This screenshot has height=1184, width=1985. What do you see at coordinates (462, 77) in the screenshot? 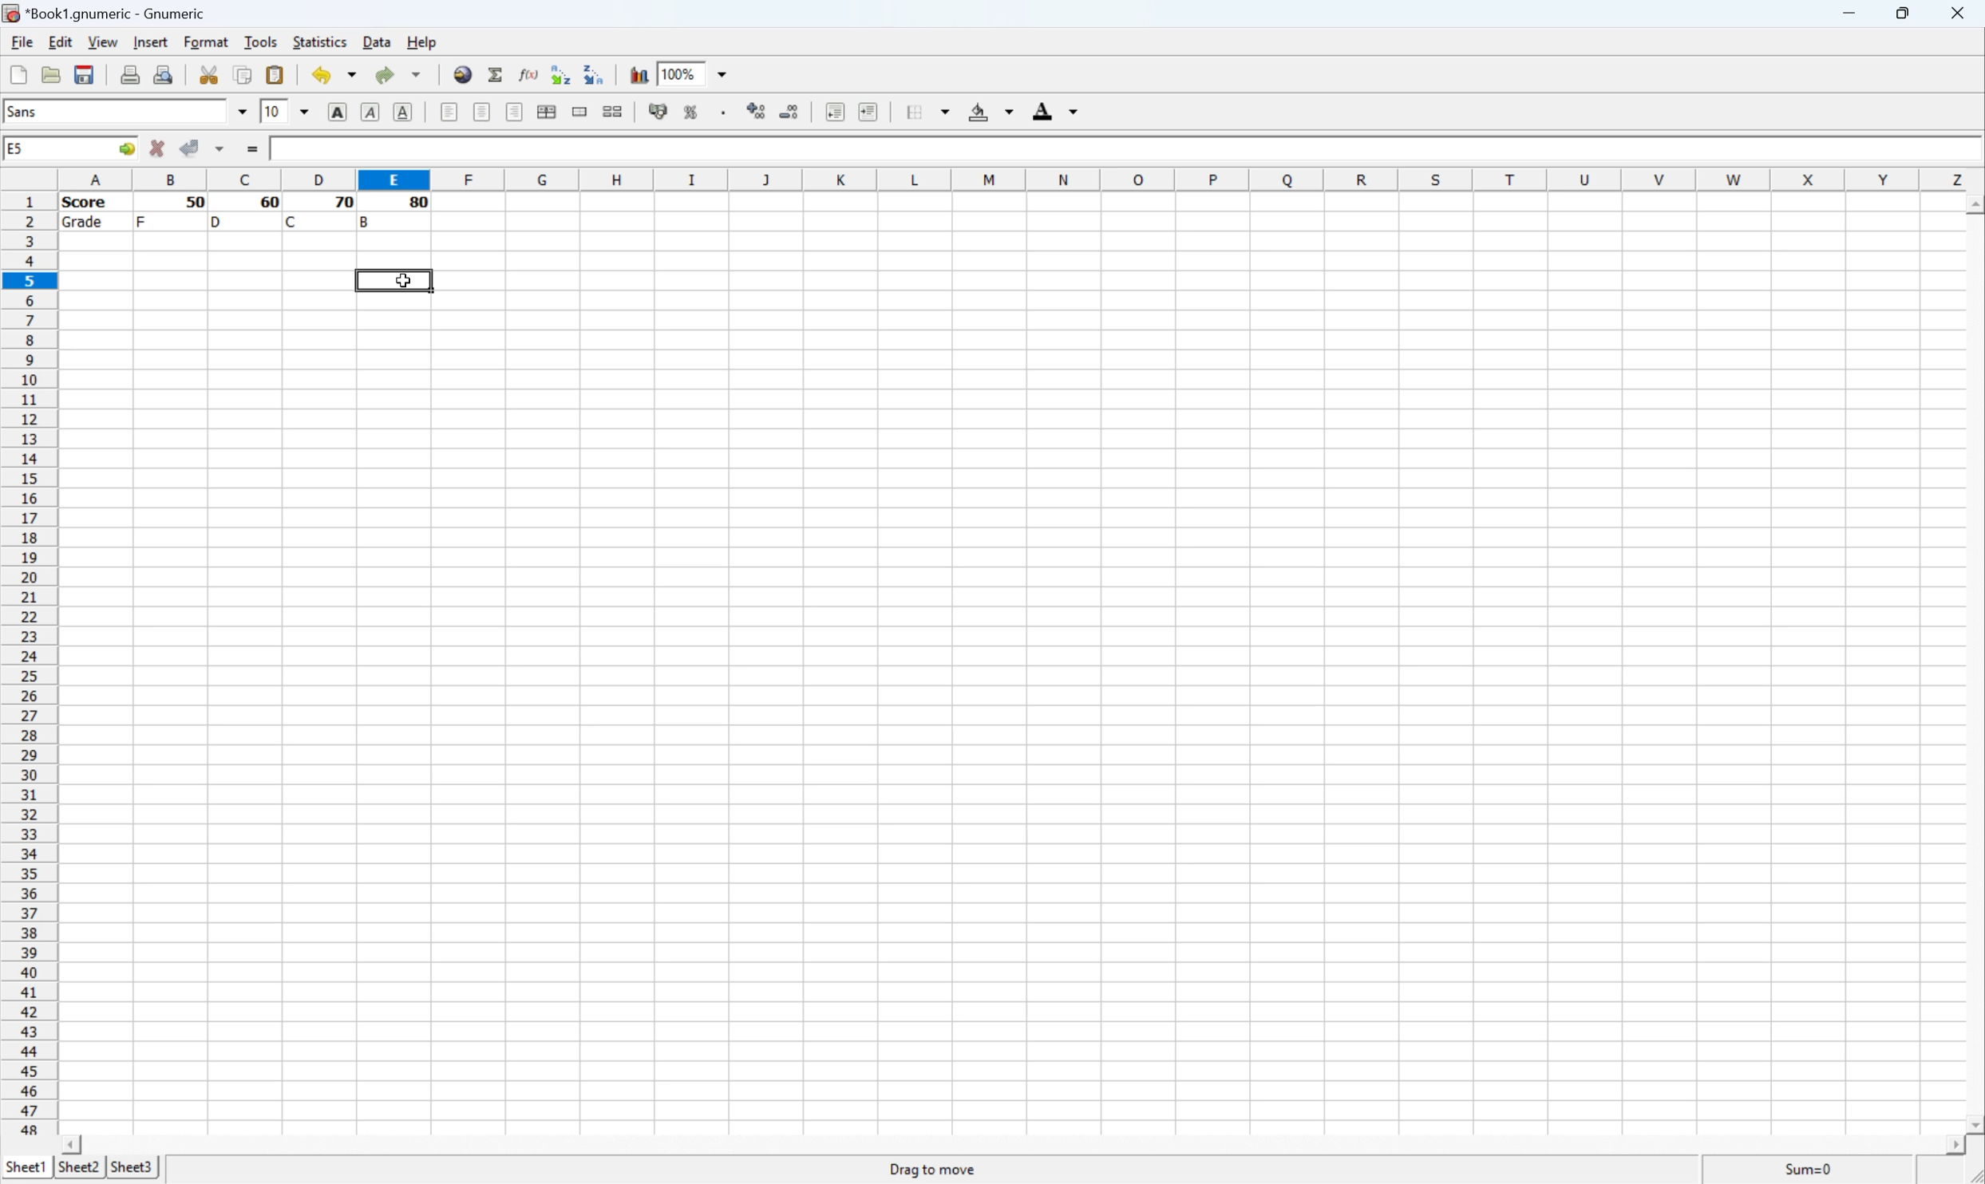
I see `Insert Hyperlink` at bounding box center [462, 77].